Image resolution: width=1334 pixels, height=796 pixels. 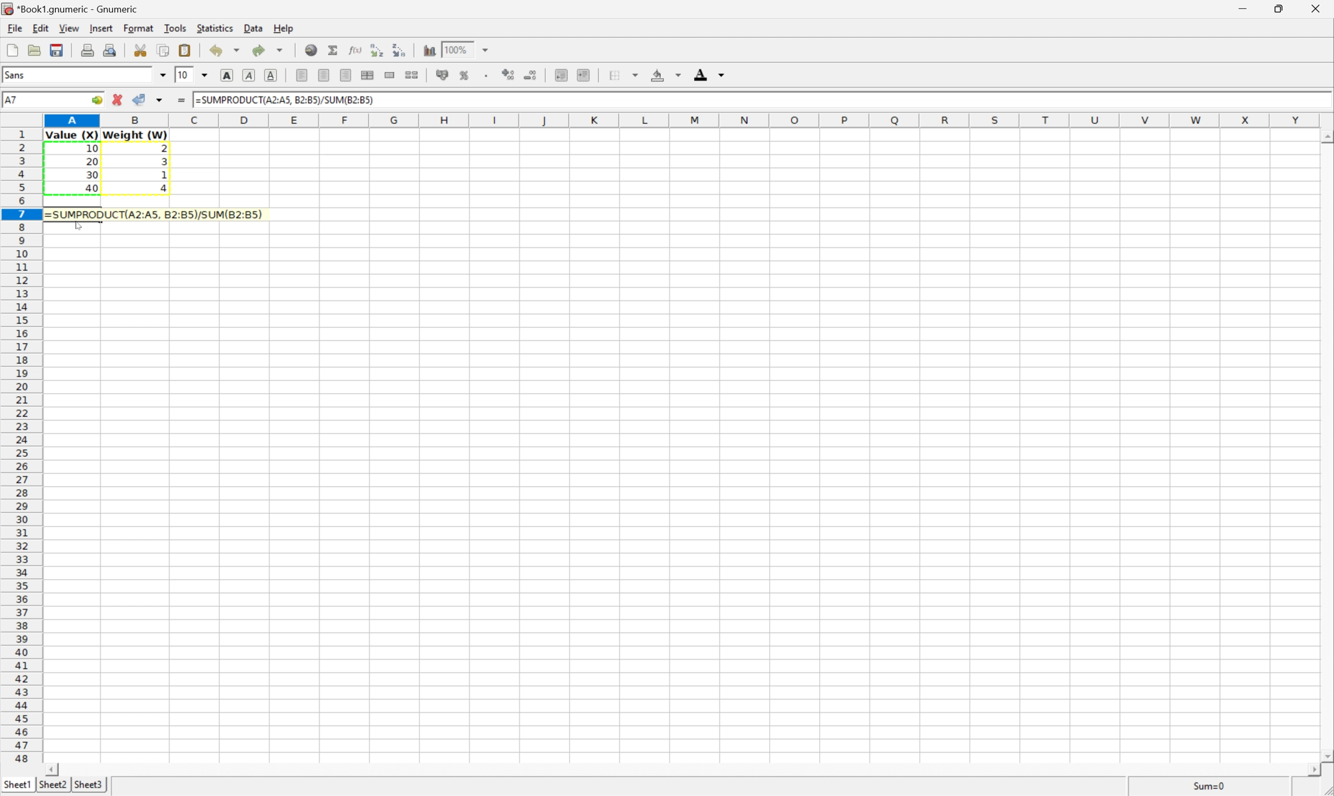 I want to click on Open a file, so click(x=32, y=50).